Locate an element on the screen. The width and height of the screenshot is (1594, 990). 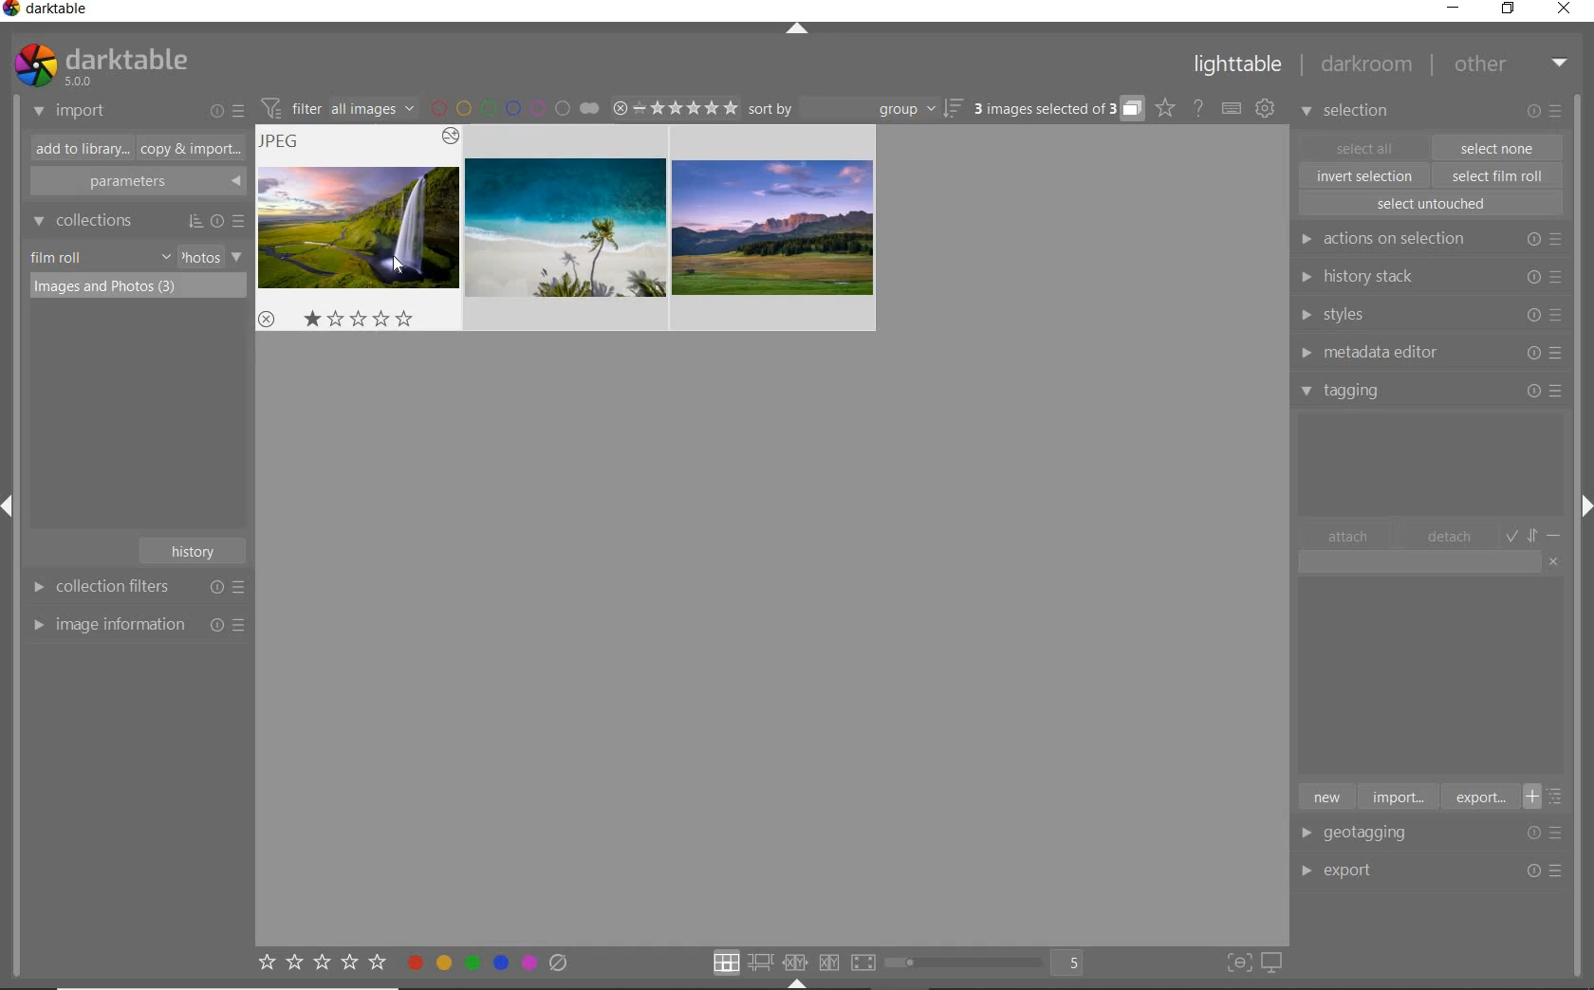
history is located at coordinates (195, 549).